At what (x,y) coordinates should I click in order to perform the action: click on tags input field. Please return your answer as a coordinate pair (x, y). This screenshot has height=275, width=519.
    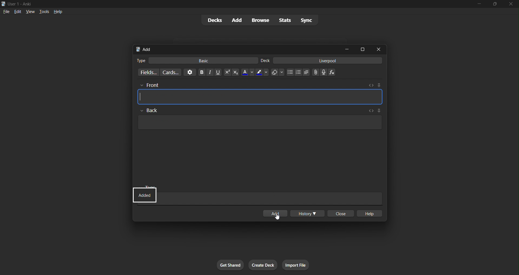
    Looking at the image, I should click on (261, 186).